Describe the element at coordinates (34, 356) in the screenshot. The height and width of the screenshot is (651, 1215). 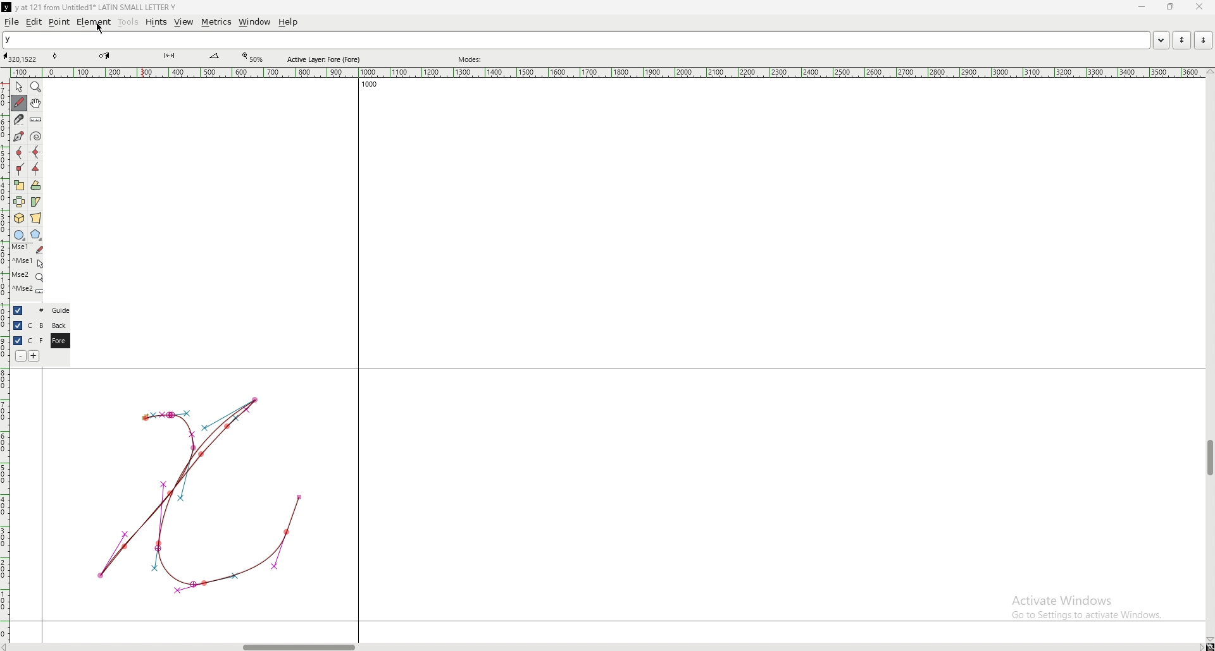
I see `add layer` at that location.